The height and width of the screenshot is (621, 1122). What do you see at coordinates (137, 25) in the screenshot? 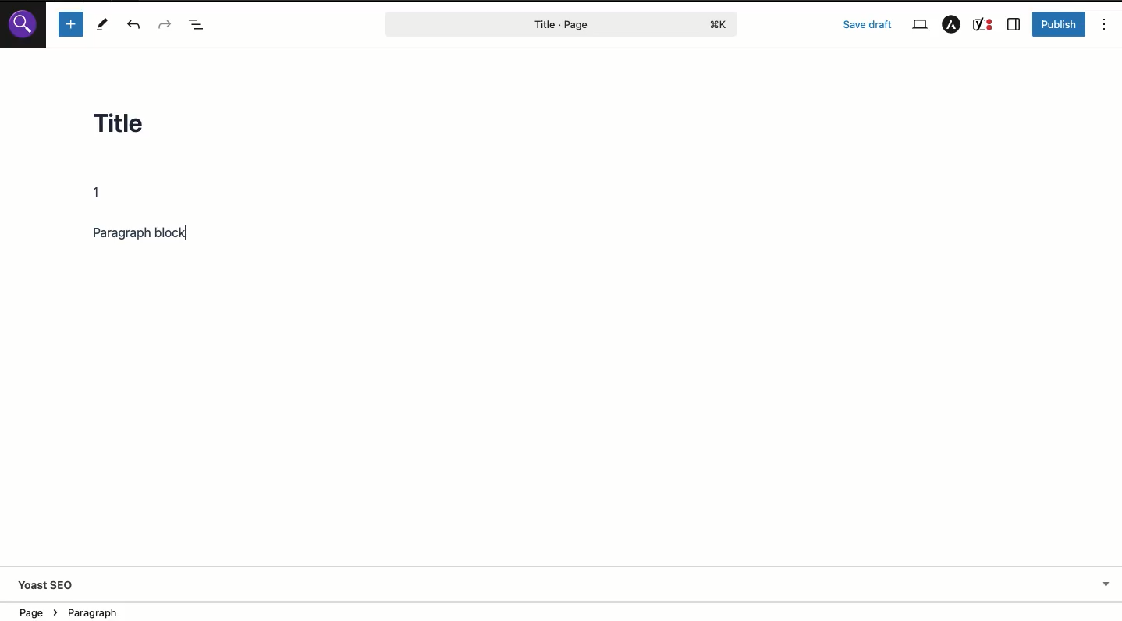
I see `Undo` at bounding box center [137, 25].